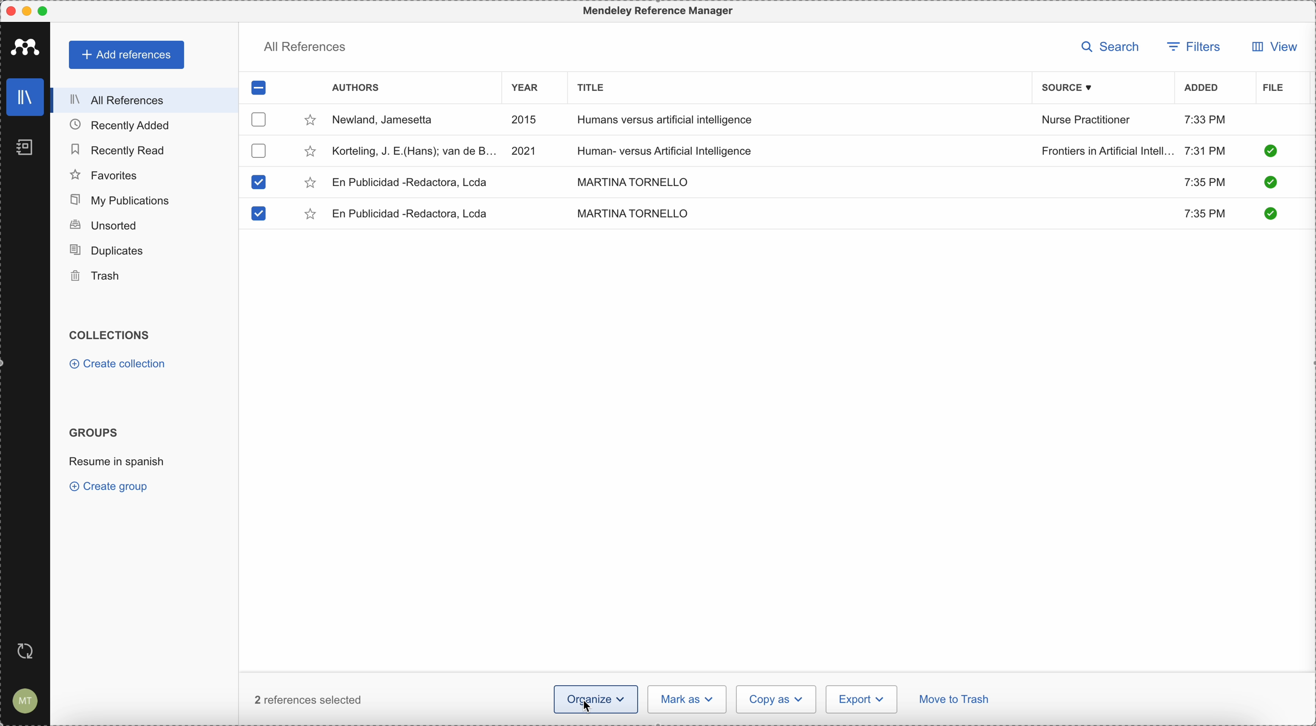 The height and width of the screenshot is (726, 1316). I want to click on collections, so click(111, 335).